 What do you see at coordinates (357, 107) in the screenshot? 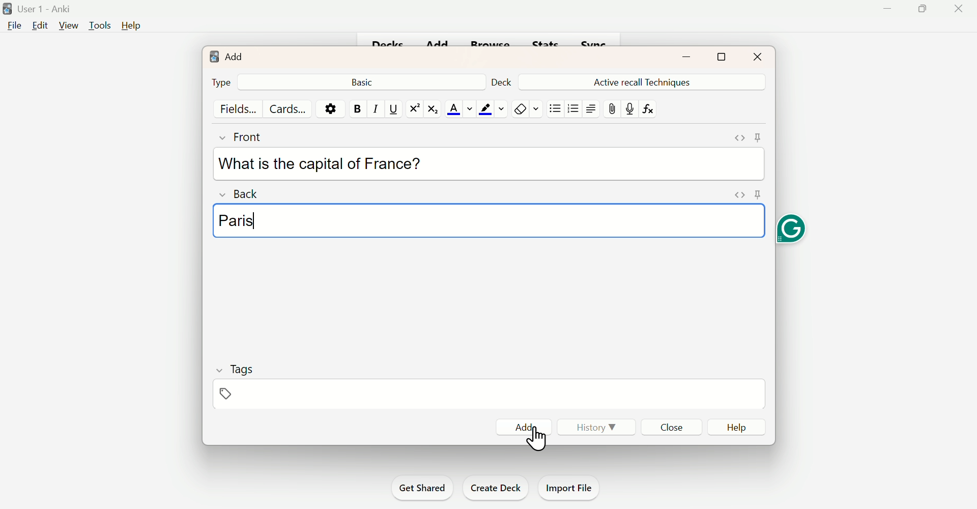
I see `Bold` at bounding box center [357, 107].